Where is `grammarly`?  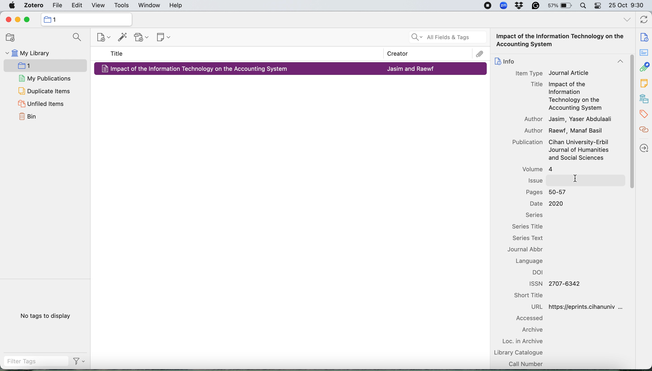 grammarly is located at coordinates (537, 6).